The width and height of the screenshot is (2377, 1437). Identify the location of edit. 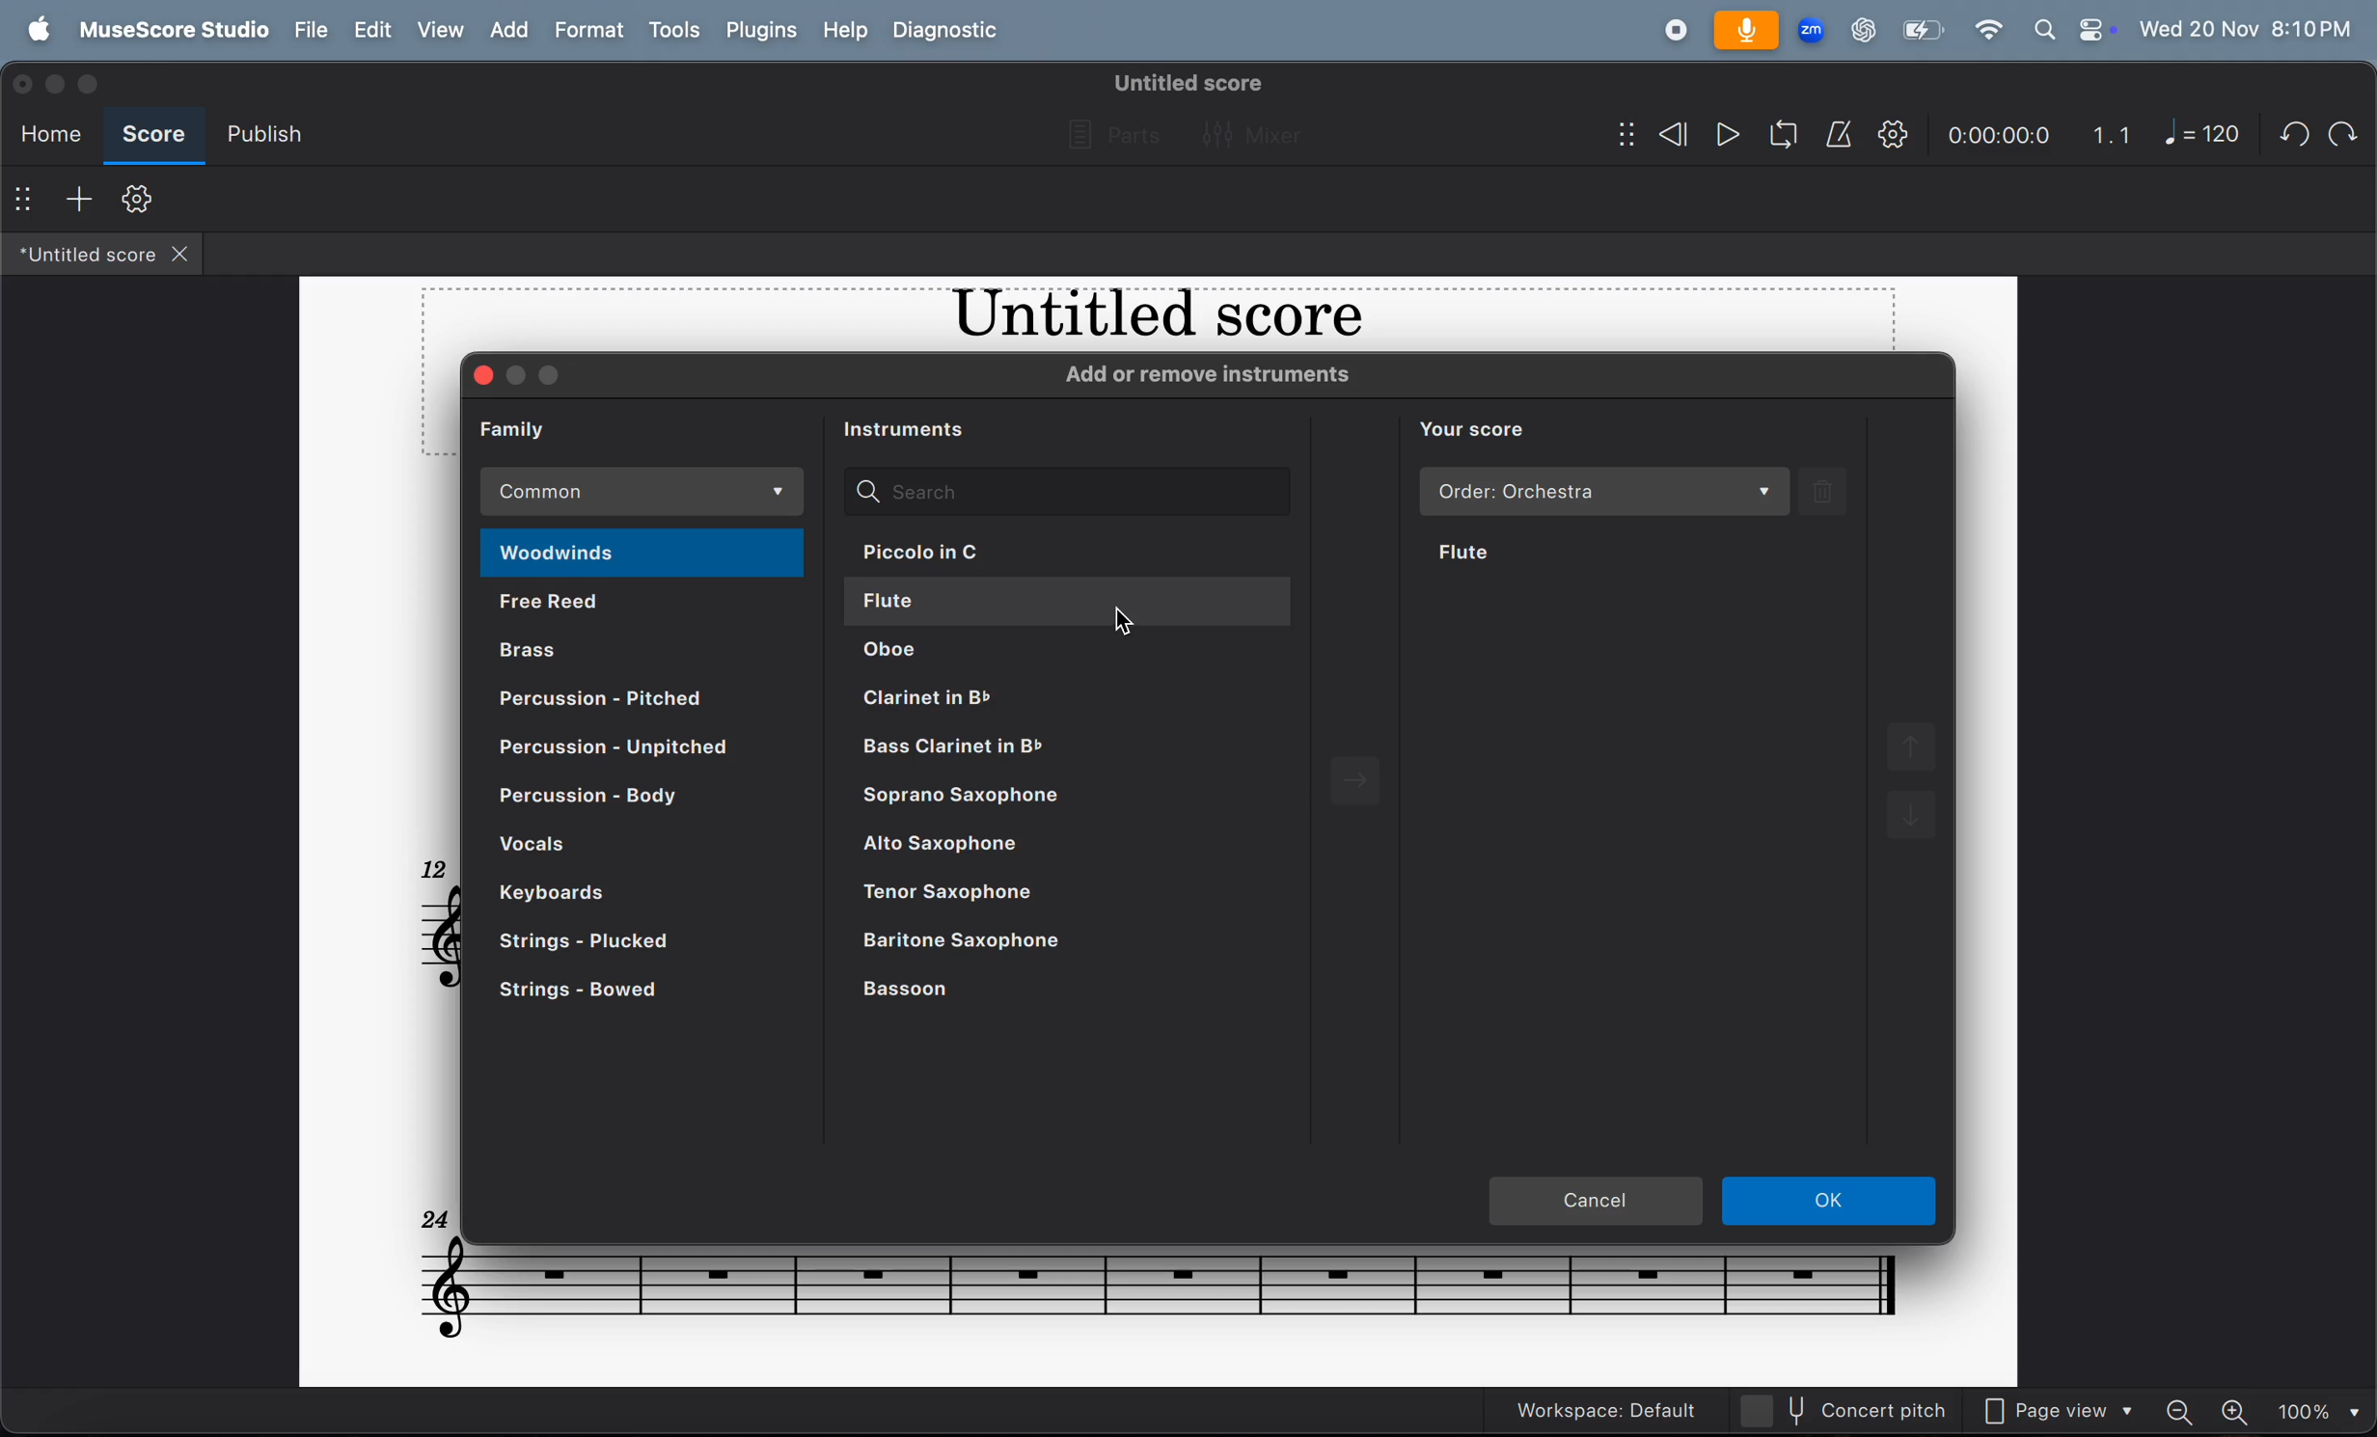
(375, 30).